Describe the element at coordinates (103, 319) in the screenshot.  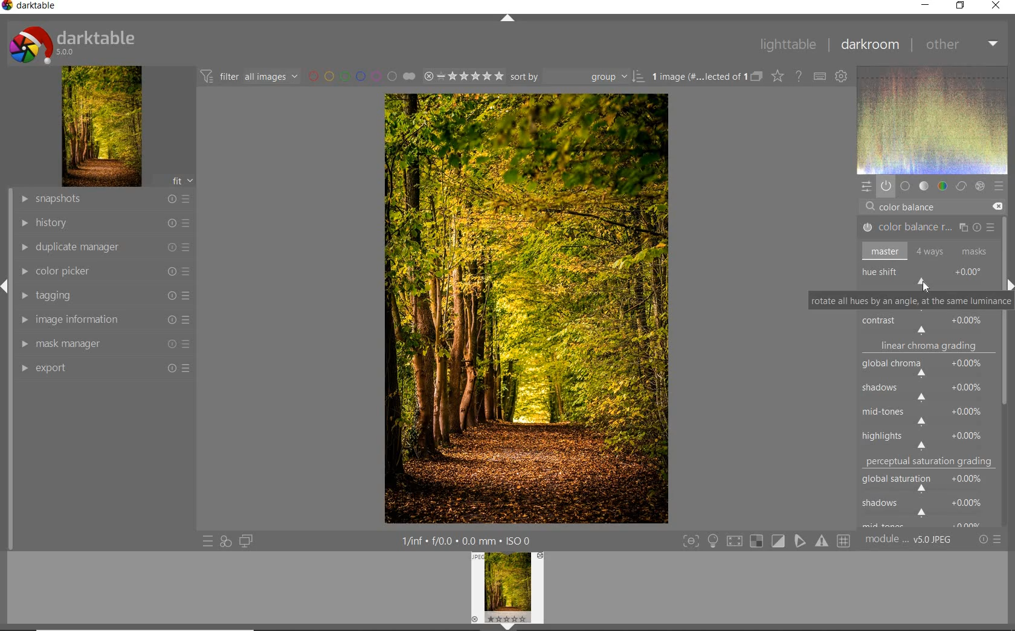
I see `image information` at that location.